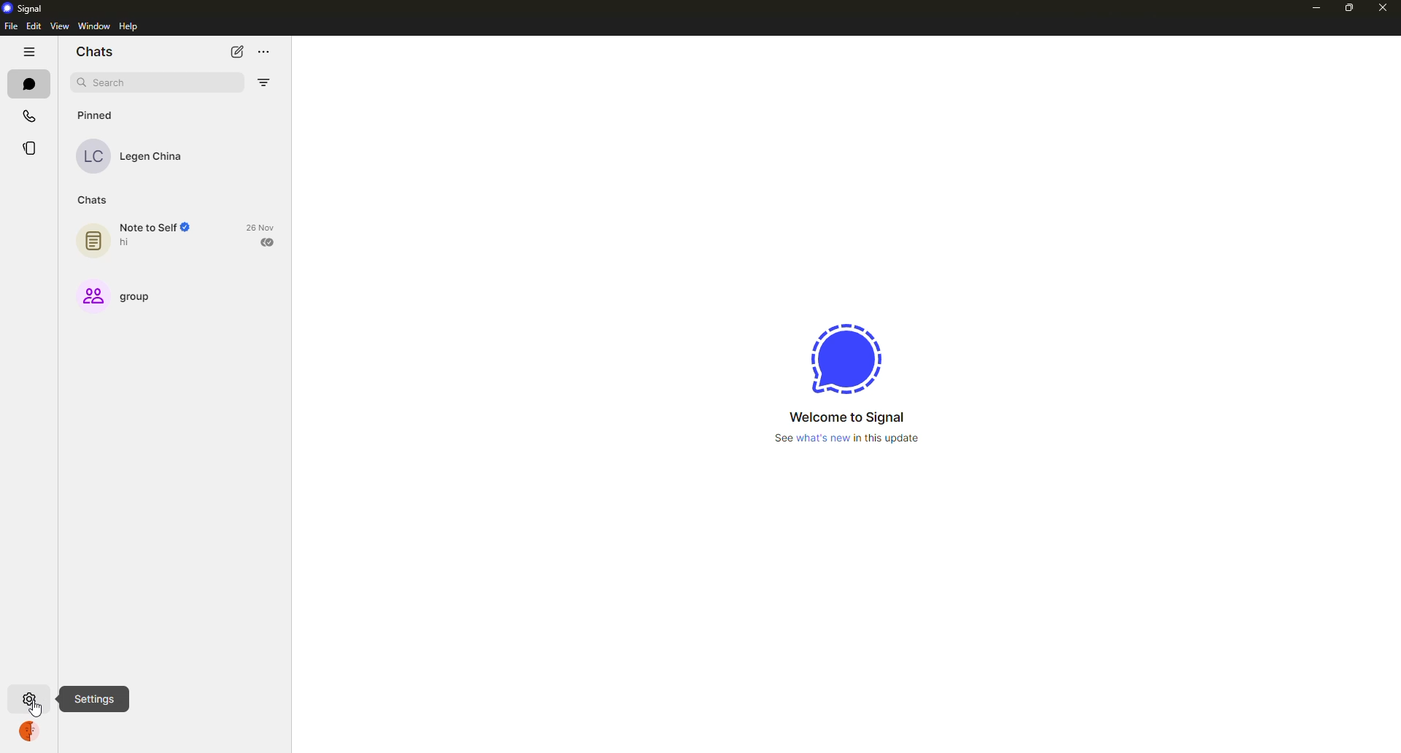 The width and height of the screenshot is (1401, 753). I want to click on See what's new in this update, so click(846, 441).